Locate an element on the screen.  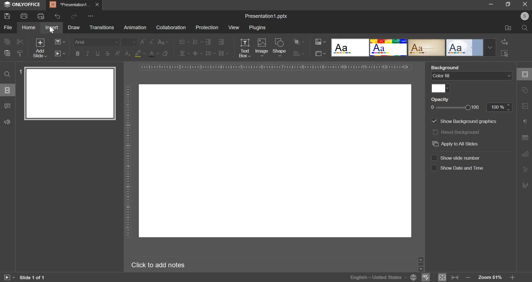
clear styles is located at coordinates (165, 54).